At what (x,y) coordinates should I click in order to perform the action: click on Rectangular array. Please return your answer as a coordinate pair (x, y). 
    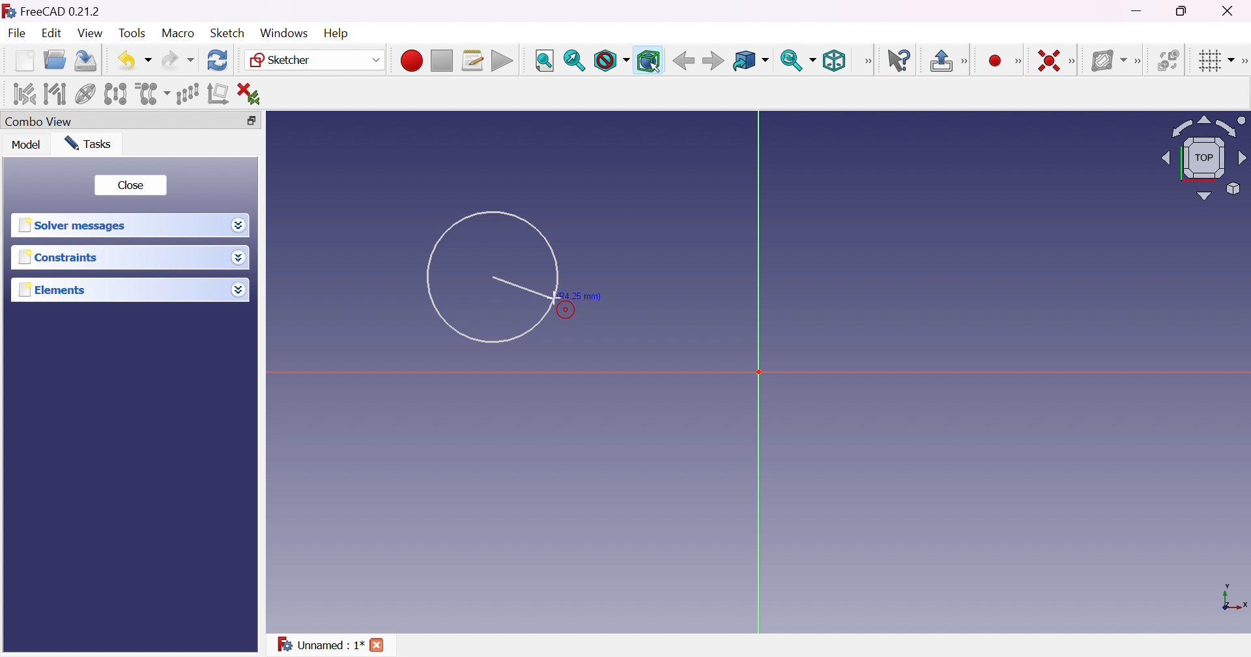
    Looking at the image, I should click on (186, 93).